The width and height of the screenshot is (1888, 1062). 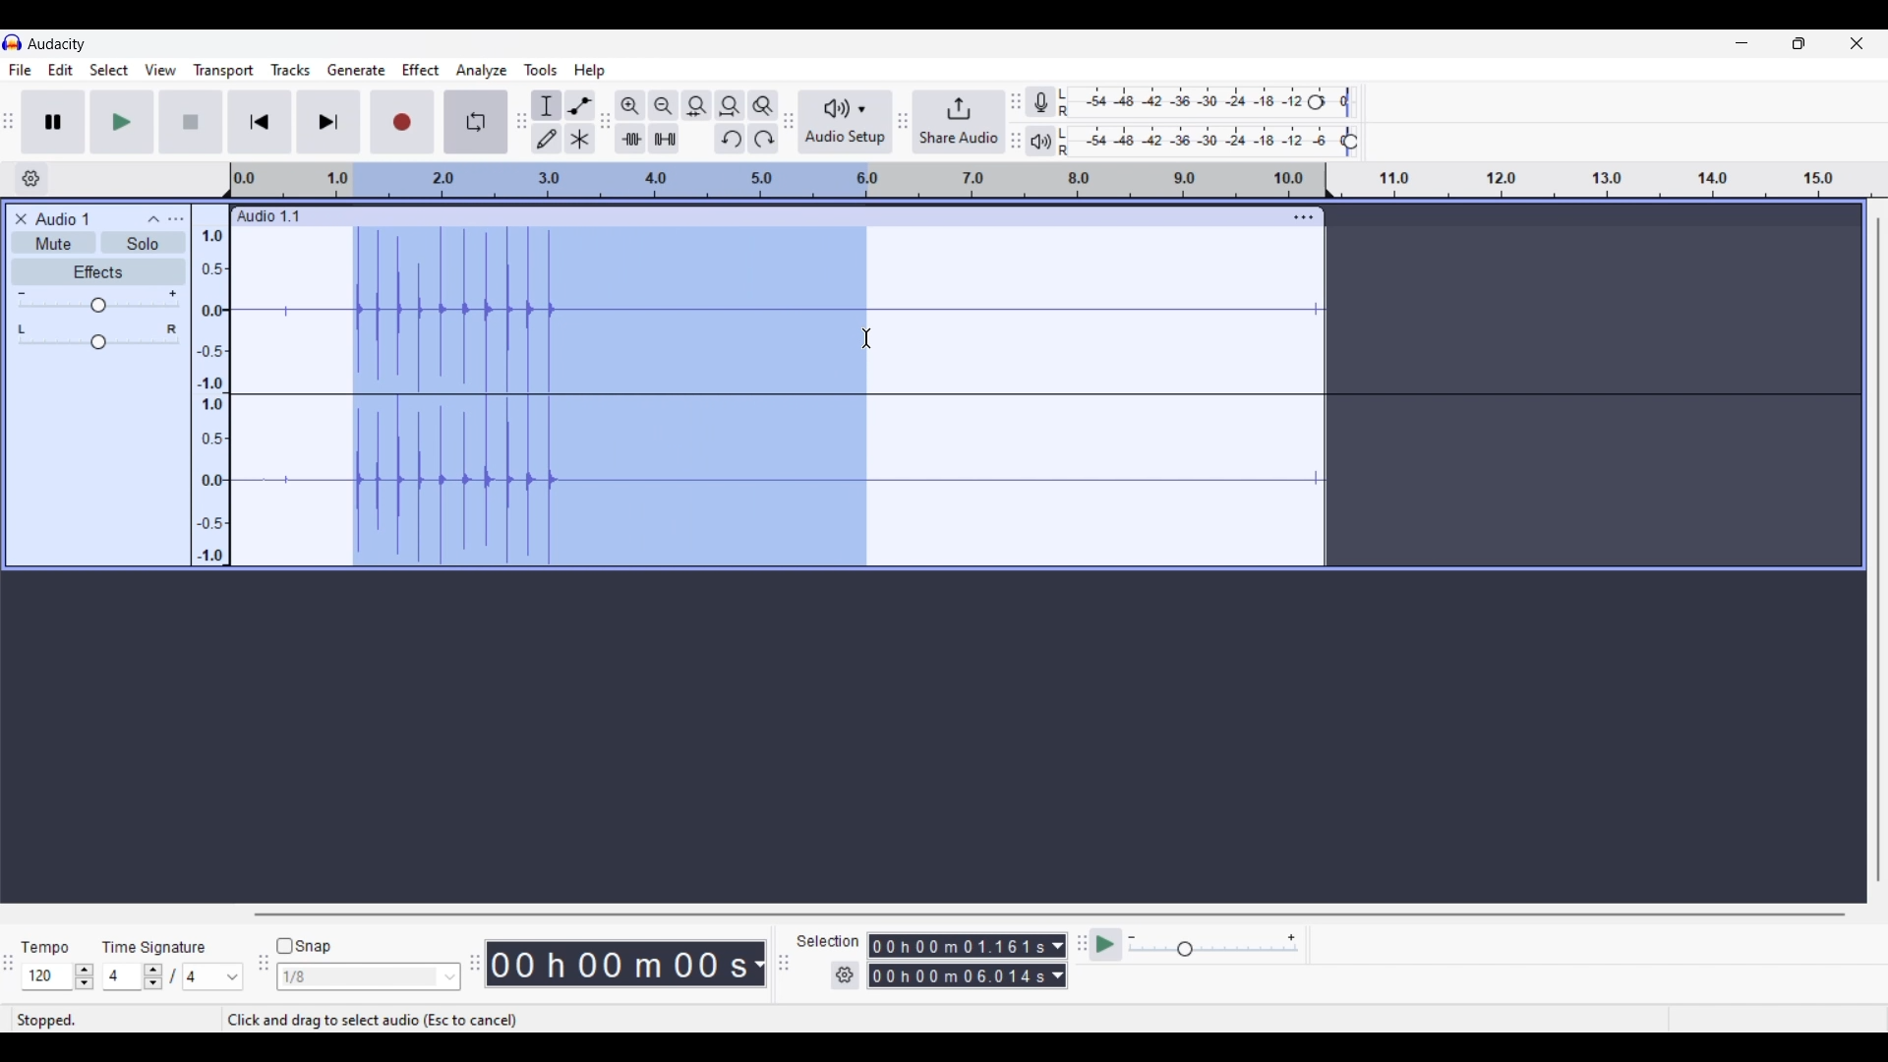 What do you see at coordinates (482, 71) in the screenshot?
I see `Analyze menu` at bounding box center [482, 71].